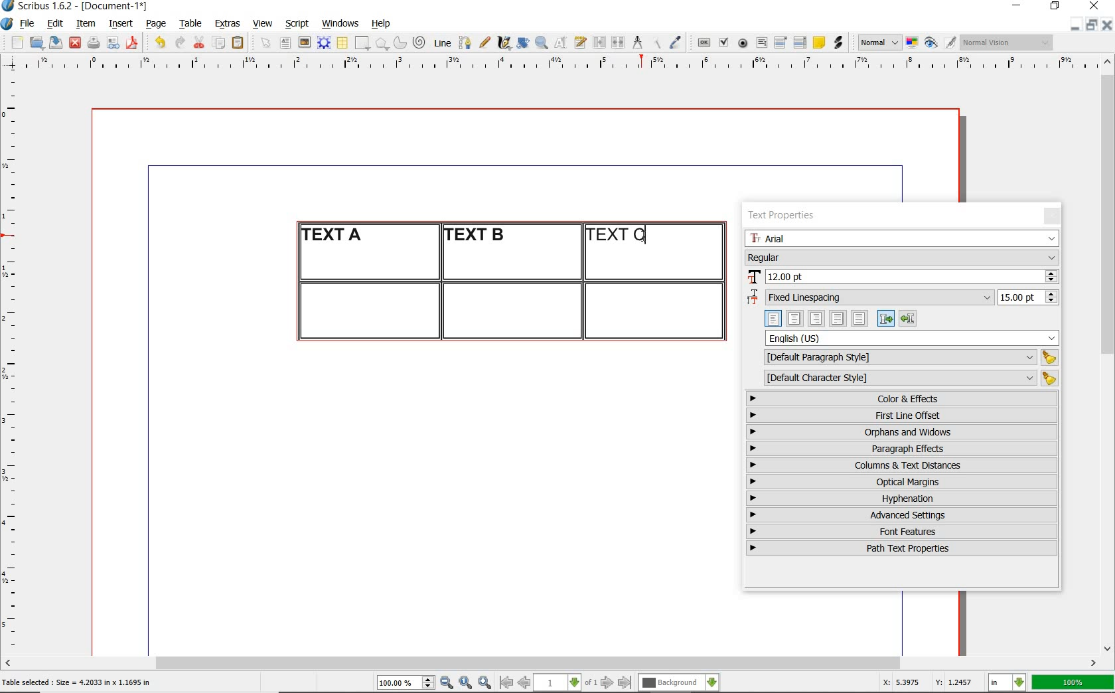  What do you see at coordinates (781, 42) in the screenshot?
I see `pdf combo box` at bounding box center [781, 42].